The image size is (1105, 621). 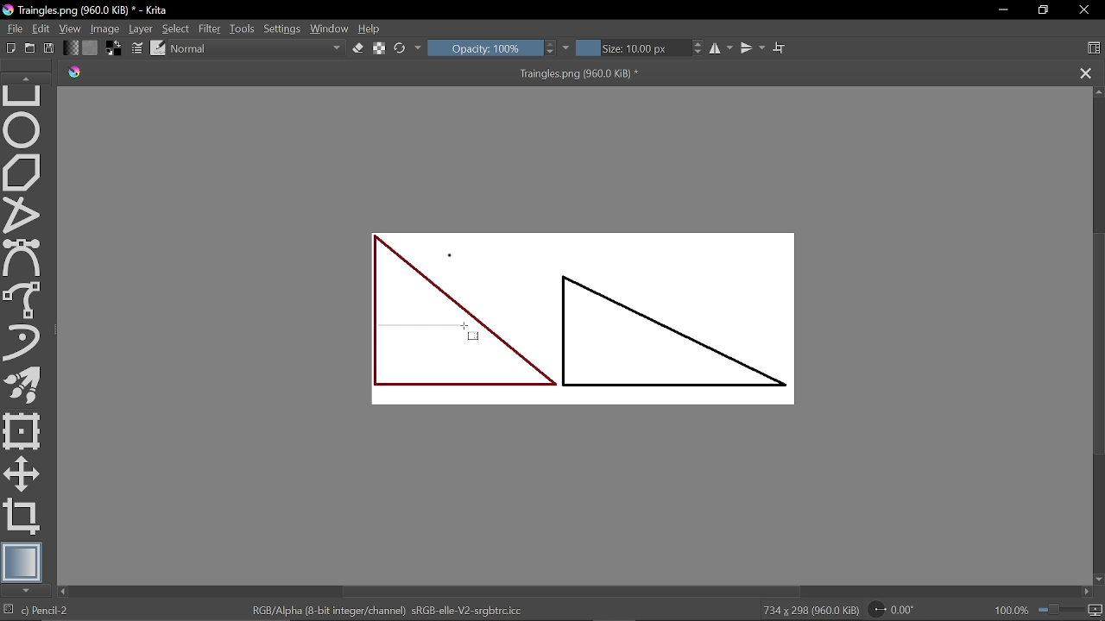 What do you see at coordinates (1098, 92) in the screenshot?
I see `Move up` at bounding box center [1098, 92].